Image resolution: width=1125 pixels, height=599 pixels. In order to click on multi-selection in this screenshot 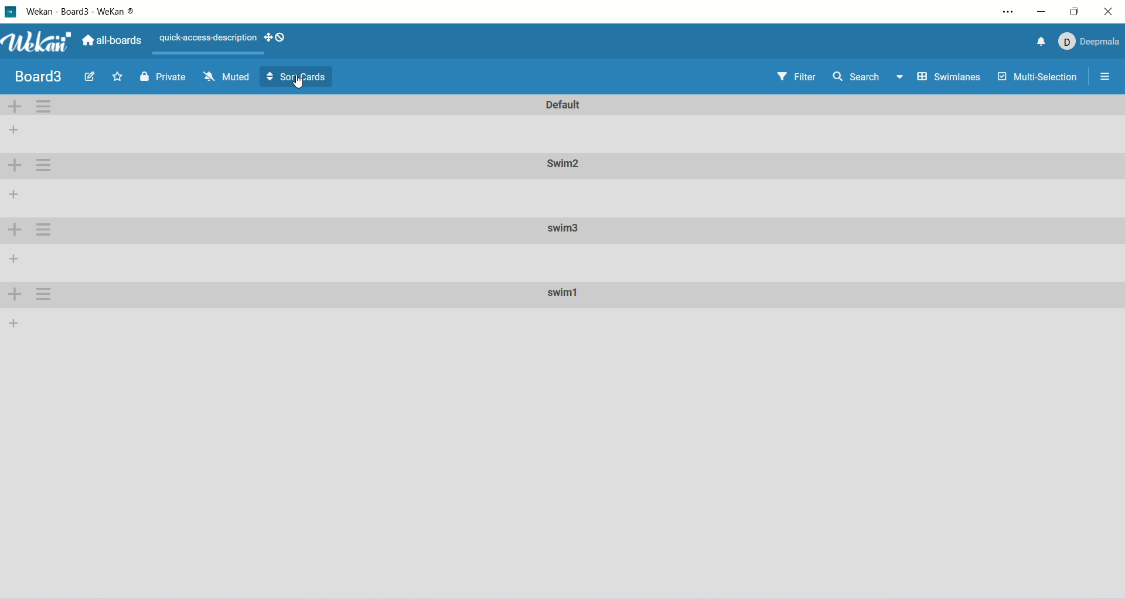, I will do `click(1038, 78)`.